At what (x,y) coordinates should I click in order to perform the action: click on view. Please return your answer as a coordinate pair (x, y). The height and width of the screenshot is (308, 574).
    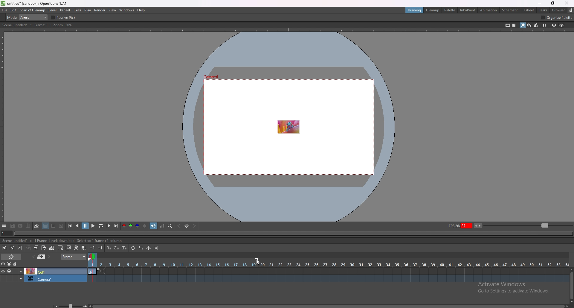
    Looking at the image, I should click on (113, 10).